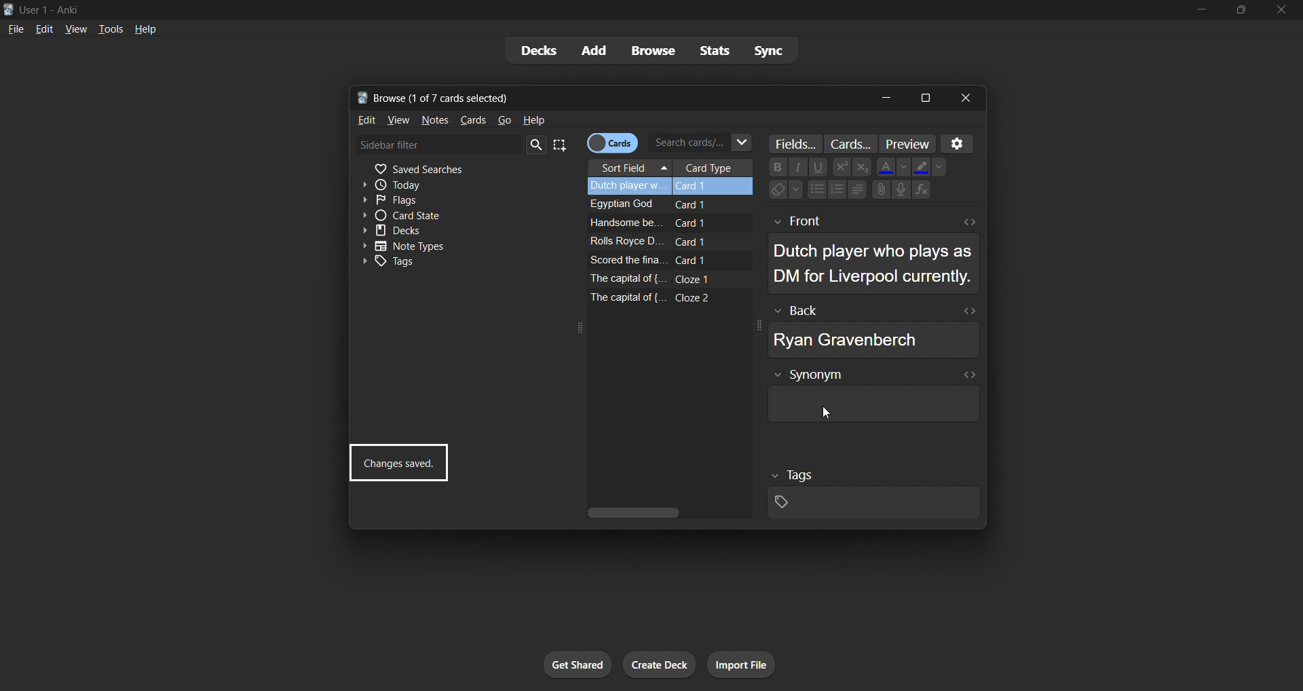 Image resolution: width=1303 pixels, height=691 pixels. What do you see at coordinates (797, 190) in the screenshot?
I see `Down-arrow` at bounding box center [797, 190].